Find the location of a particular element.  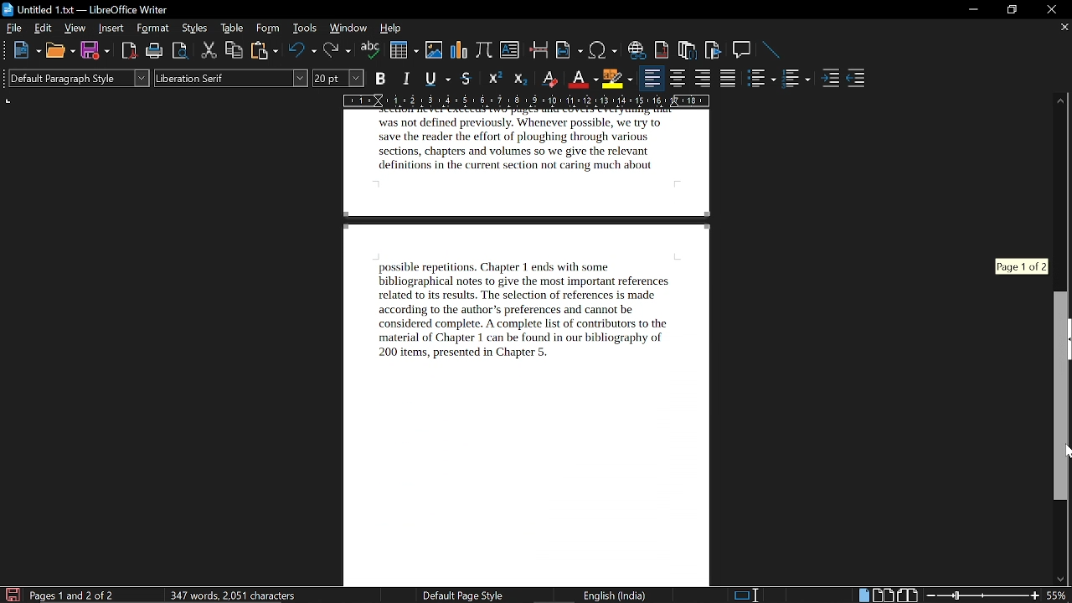

strikethrough is located at coordinates (466, 79).